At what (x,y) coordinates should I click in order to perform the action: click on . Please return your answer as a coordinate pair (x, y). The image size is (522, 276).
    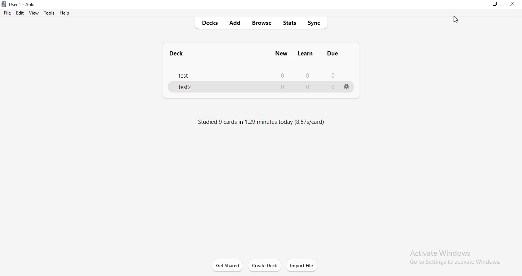
    Looking at the image, I should click on (290, 23).